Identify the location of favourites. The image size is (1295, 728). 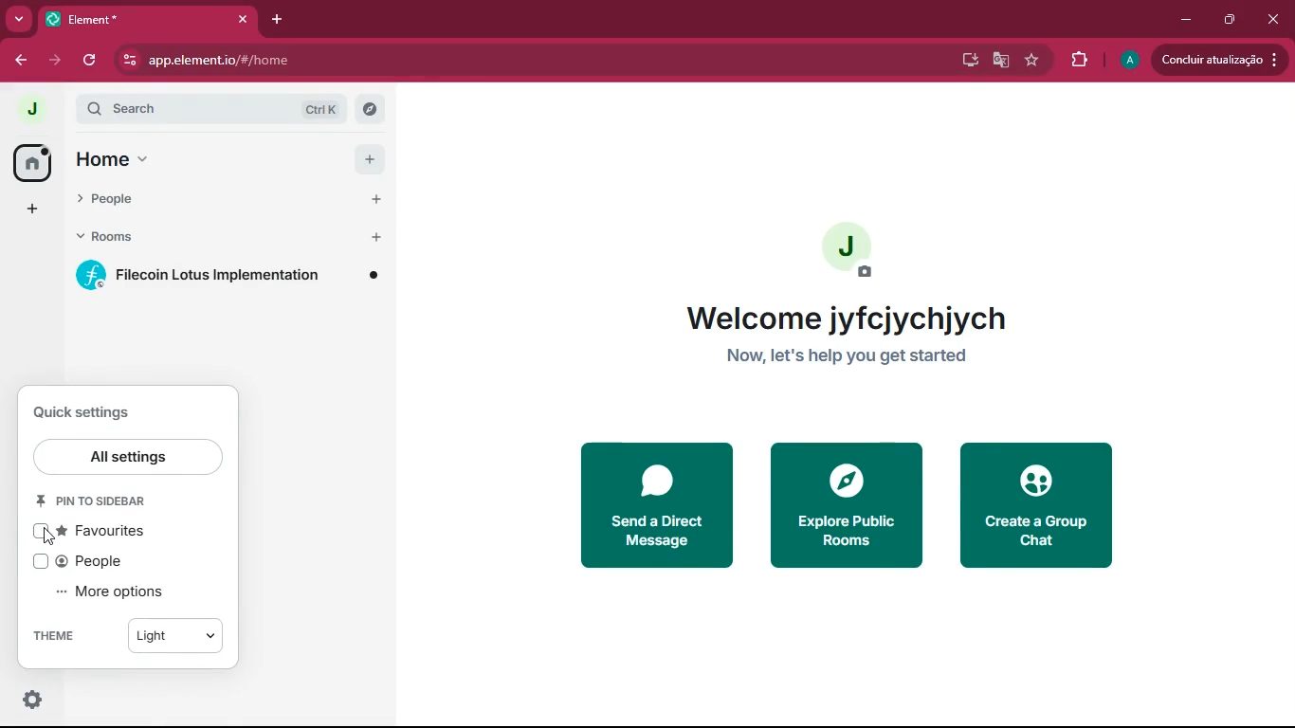
(102, 535).